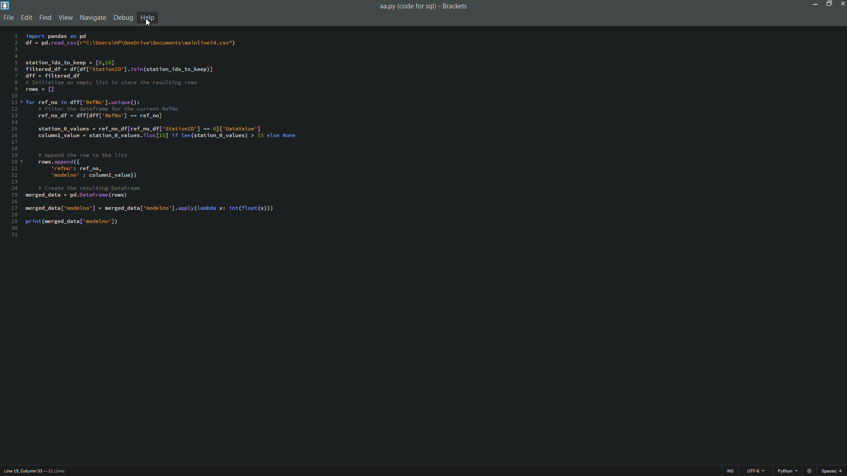 The width and height of the screenshot is (847, 476). What do you see at coordinates (787, 471) in the screenshot?
I see `python` at bounding box center [787, 471].